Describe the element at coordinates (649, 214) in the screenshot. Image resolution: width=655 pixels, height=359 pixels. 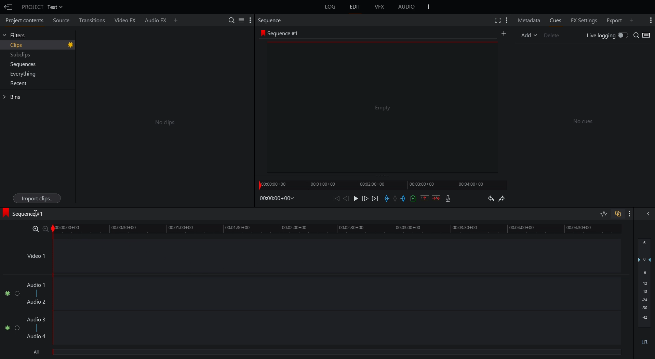
I see `Show/hide audio mix` at that location.